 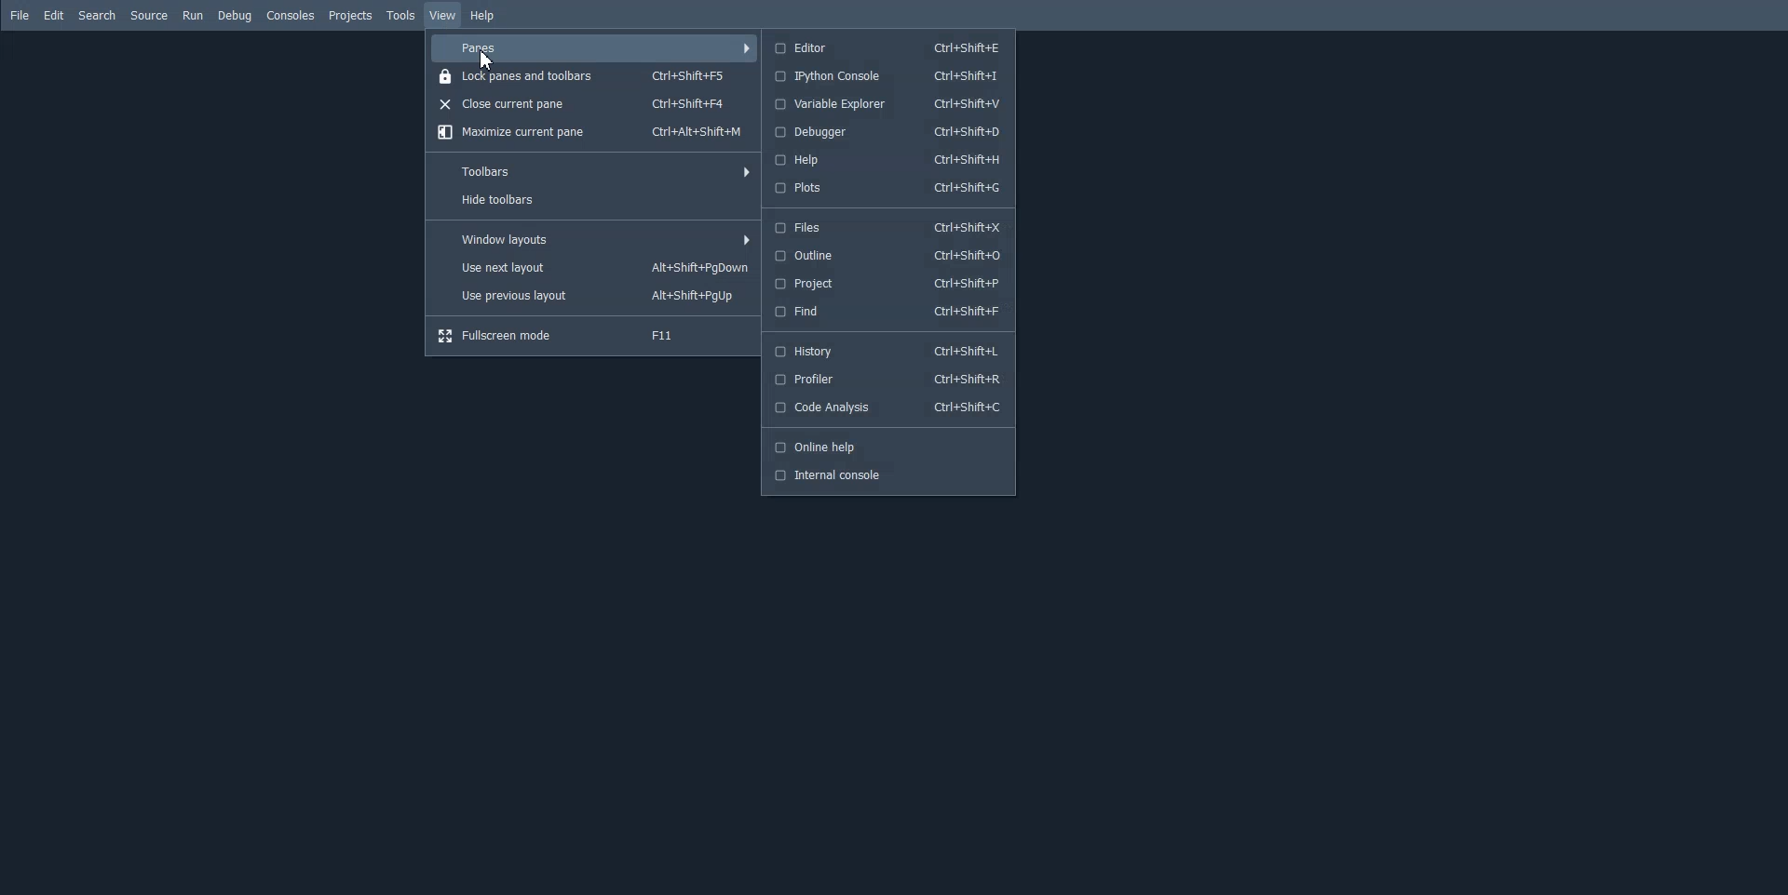 I want to click on Help, so click(x=886, y=159).